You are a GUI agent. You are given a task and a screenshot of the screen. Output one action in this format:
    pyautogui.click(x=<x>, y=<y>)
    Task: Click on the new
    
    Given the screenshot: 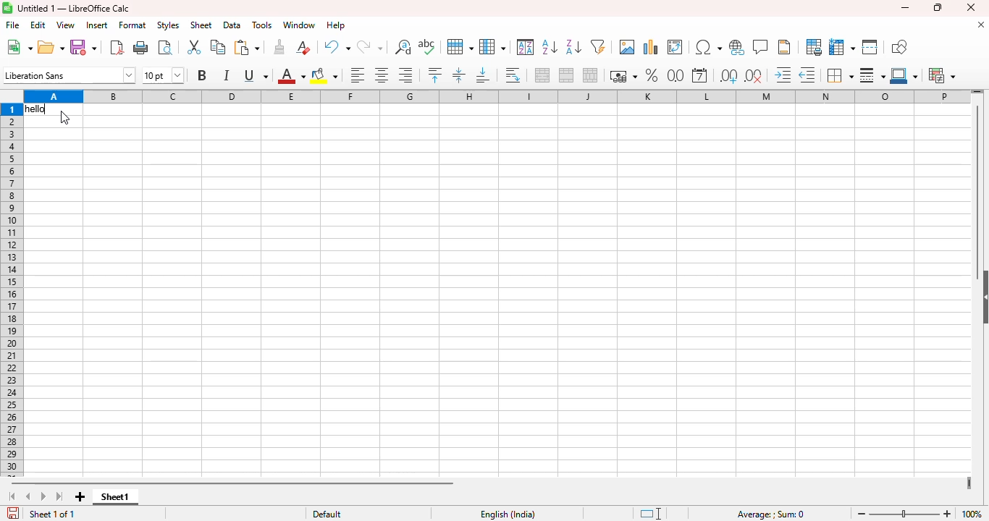 What is the action you would take?
    pyautogui.click(x=19, y=46)
    